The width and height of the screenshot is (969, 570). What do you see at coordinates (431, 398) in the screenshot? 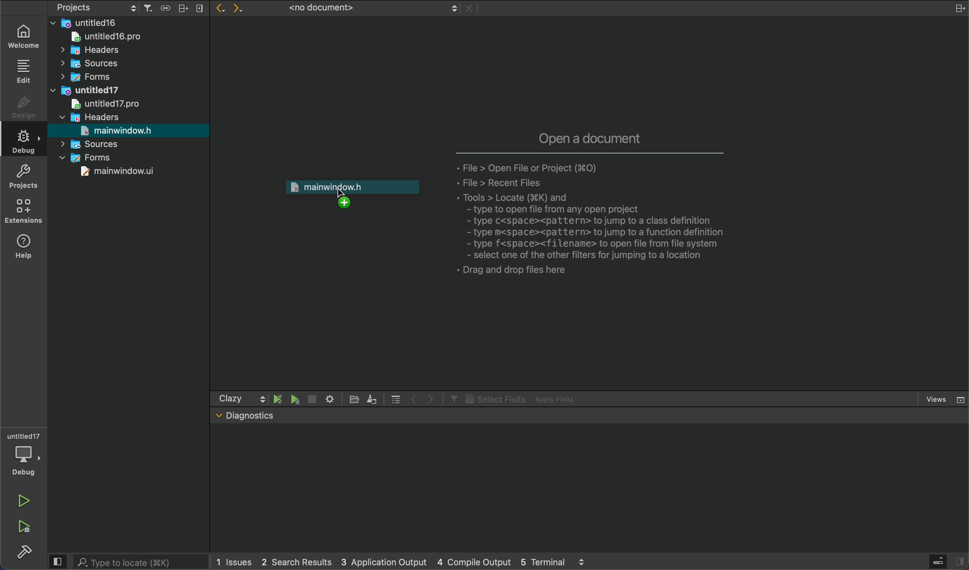
I see `Next` at bounding box center [431, 398].